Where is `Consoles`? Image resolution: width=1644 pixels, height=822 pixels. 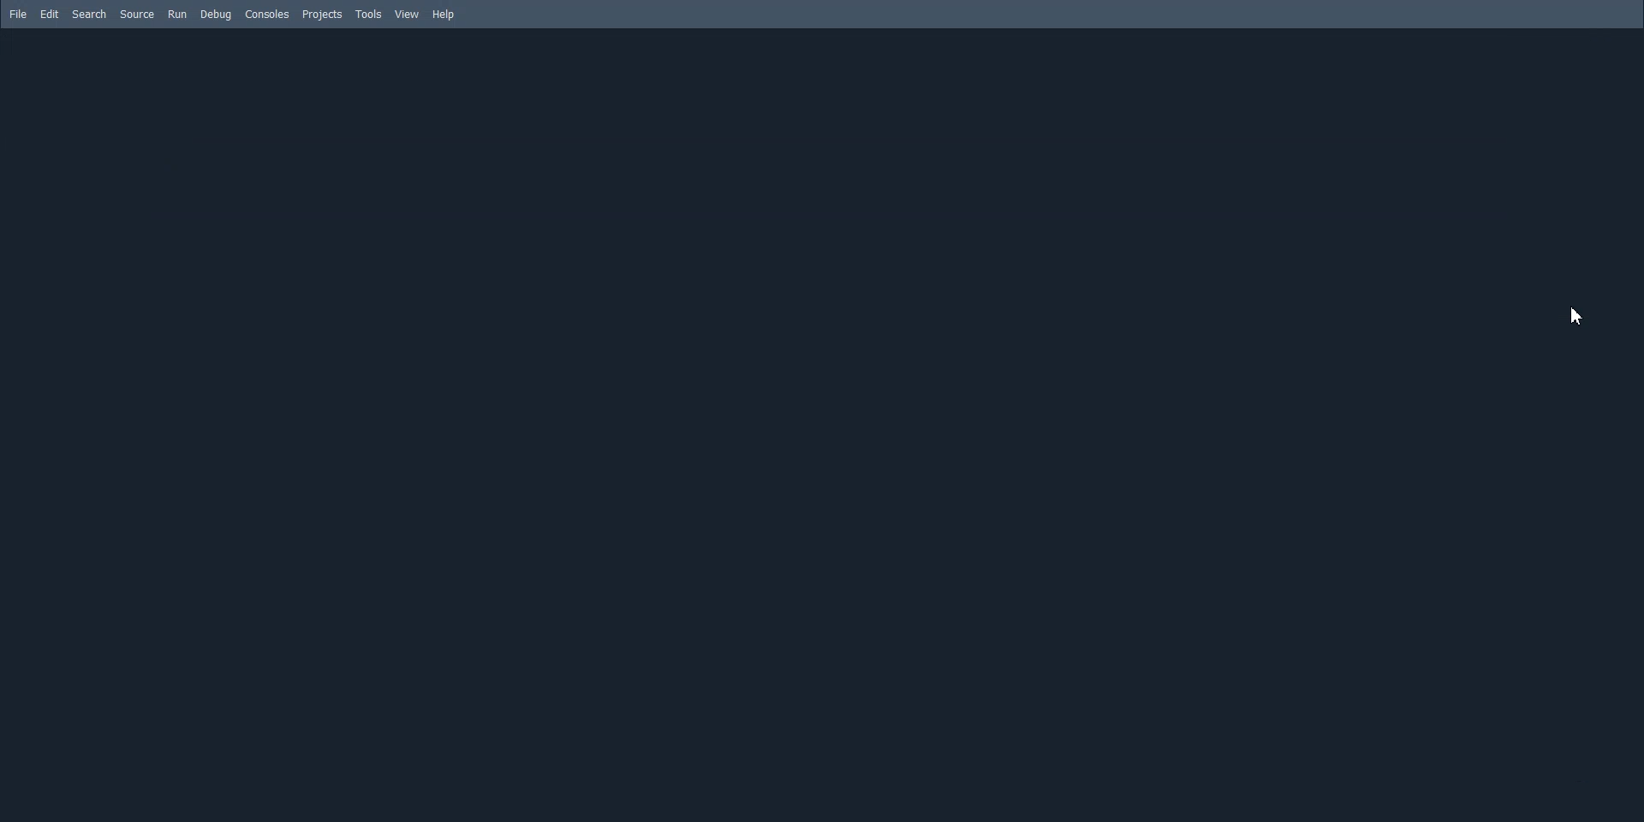
Consoles is located at coordinates (268, 15).